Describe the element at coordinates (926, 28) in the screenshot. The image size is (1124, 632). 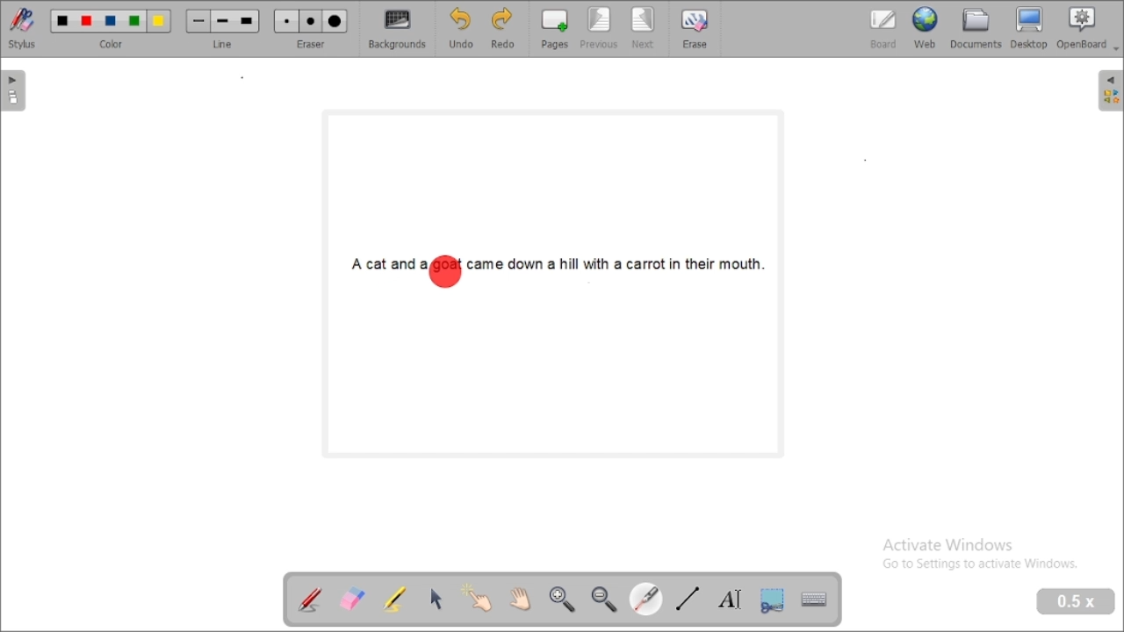
I see `web` at that location.